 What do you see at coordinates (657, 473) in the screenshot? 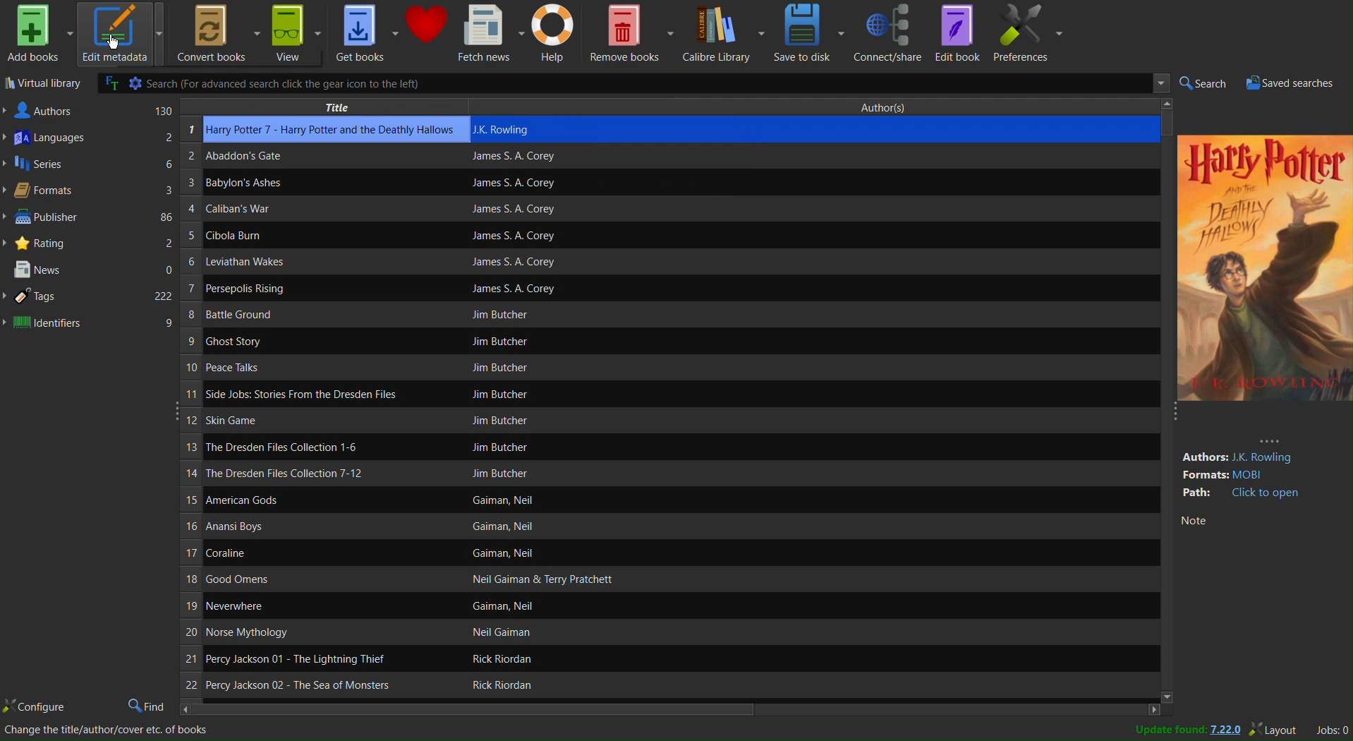
I see `Author’s name` at bounding box center [657, 473].